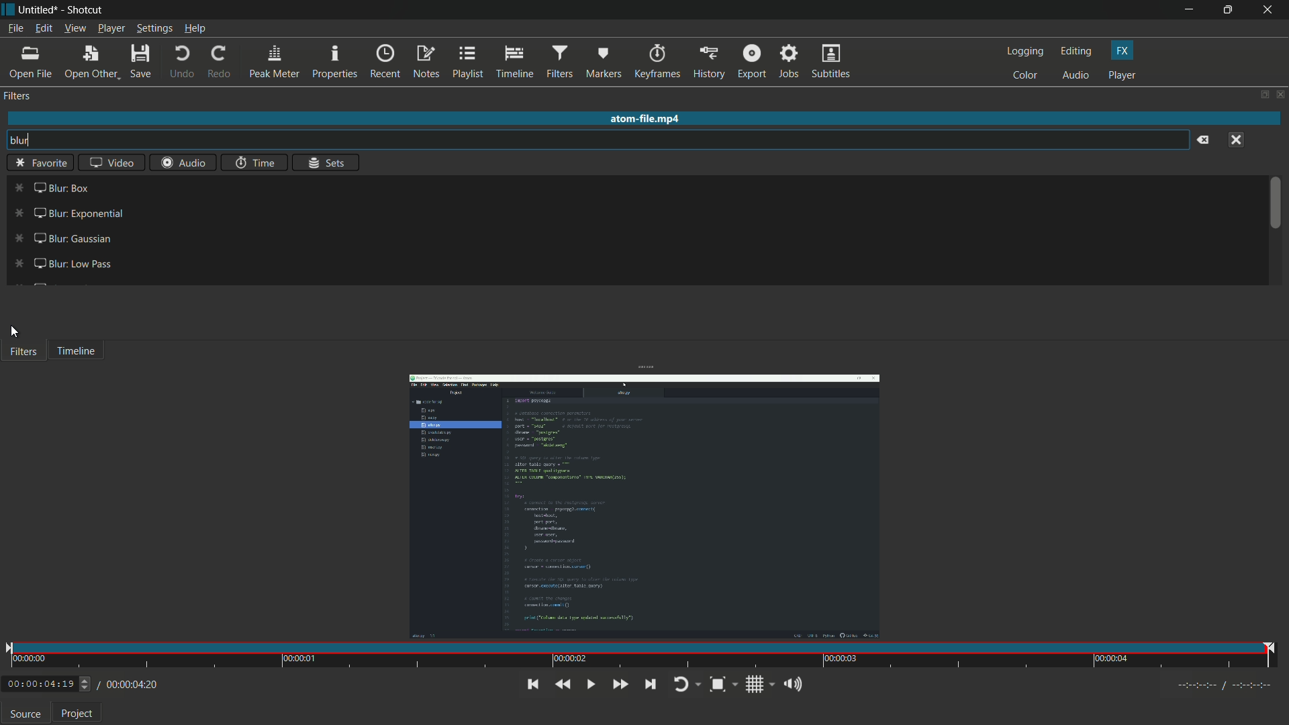  I want to click on open other, so click(91, 64).